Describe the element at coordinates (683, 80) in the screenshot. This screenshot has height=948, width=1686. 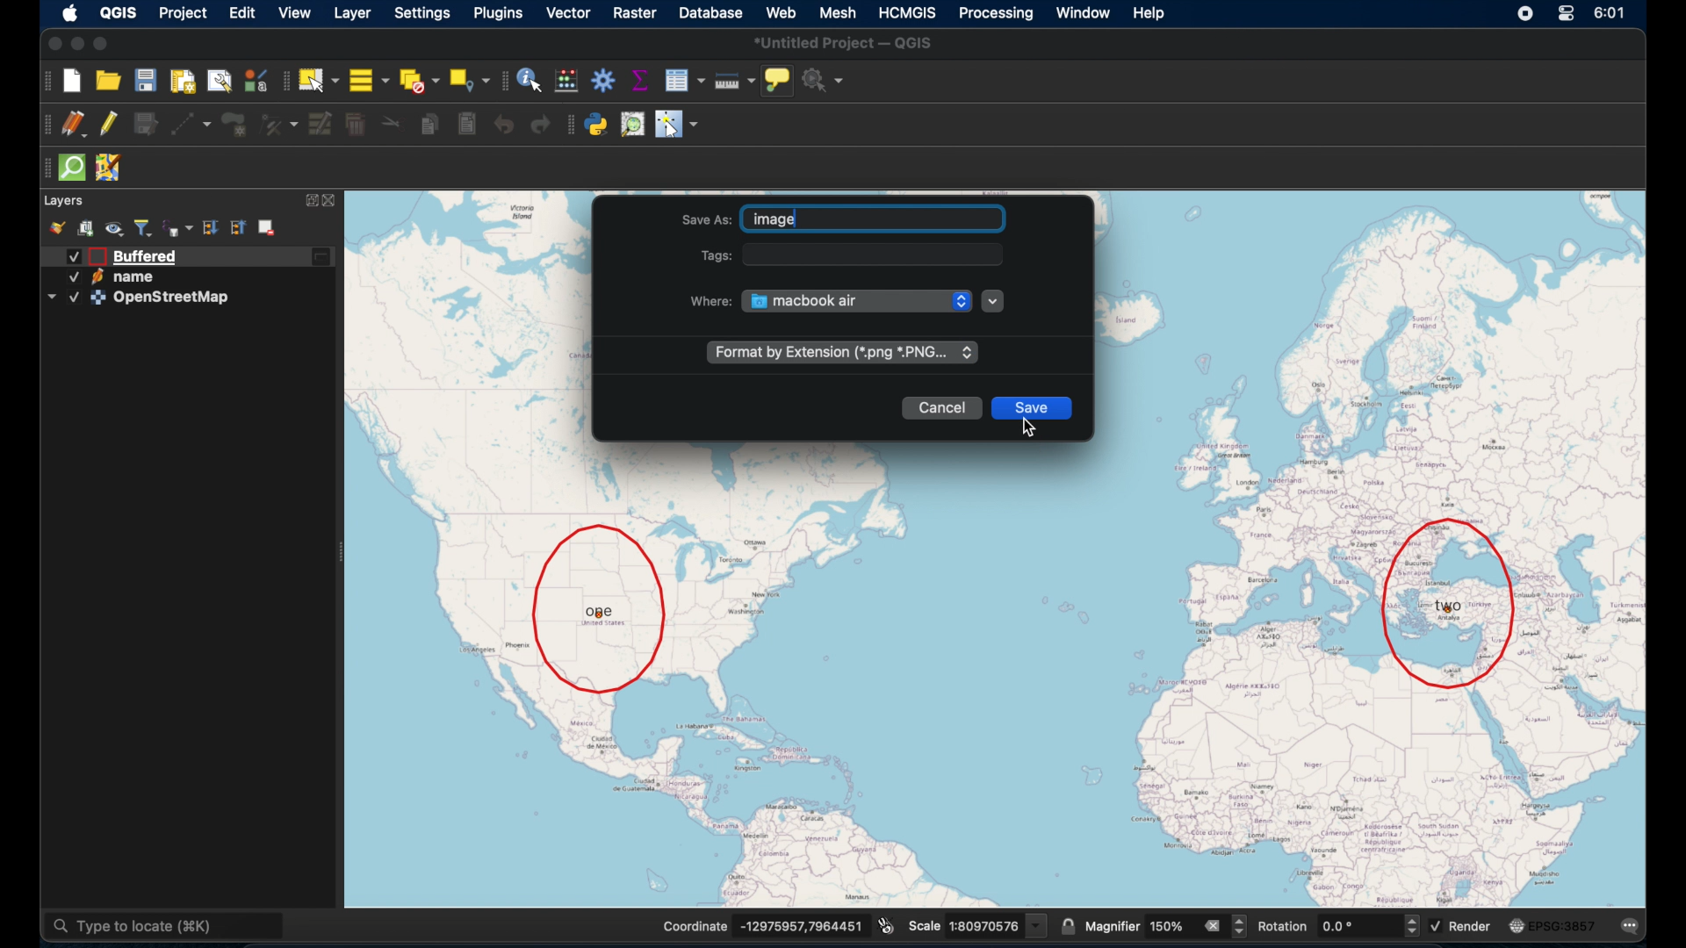
I see `open attribute table` at that location.